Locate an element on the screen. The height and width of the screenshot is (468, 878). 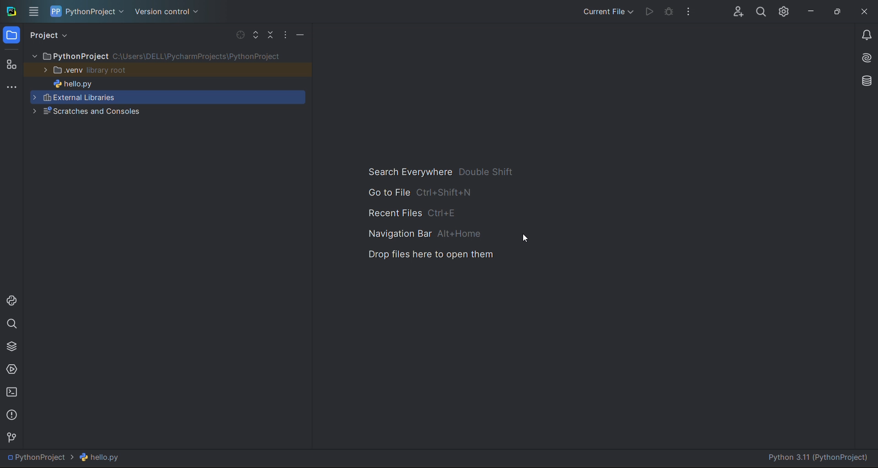
services is located at coordinates (11, 368).